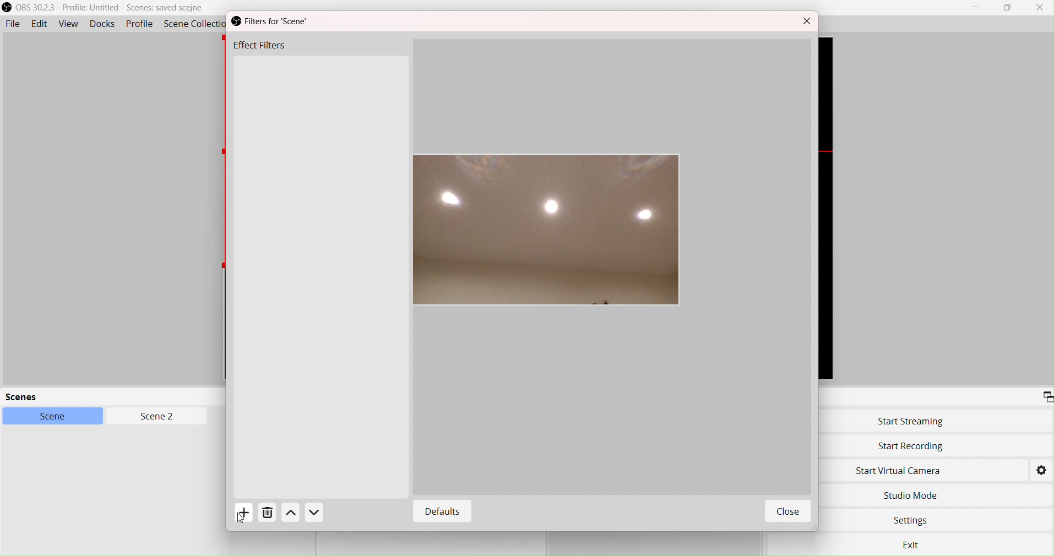  I want to click on Image, so click(544, 230).